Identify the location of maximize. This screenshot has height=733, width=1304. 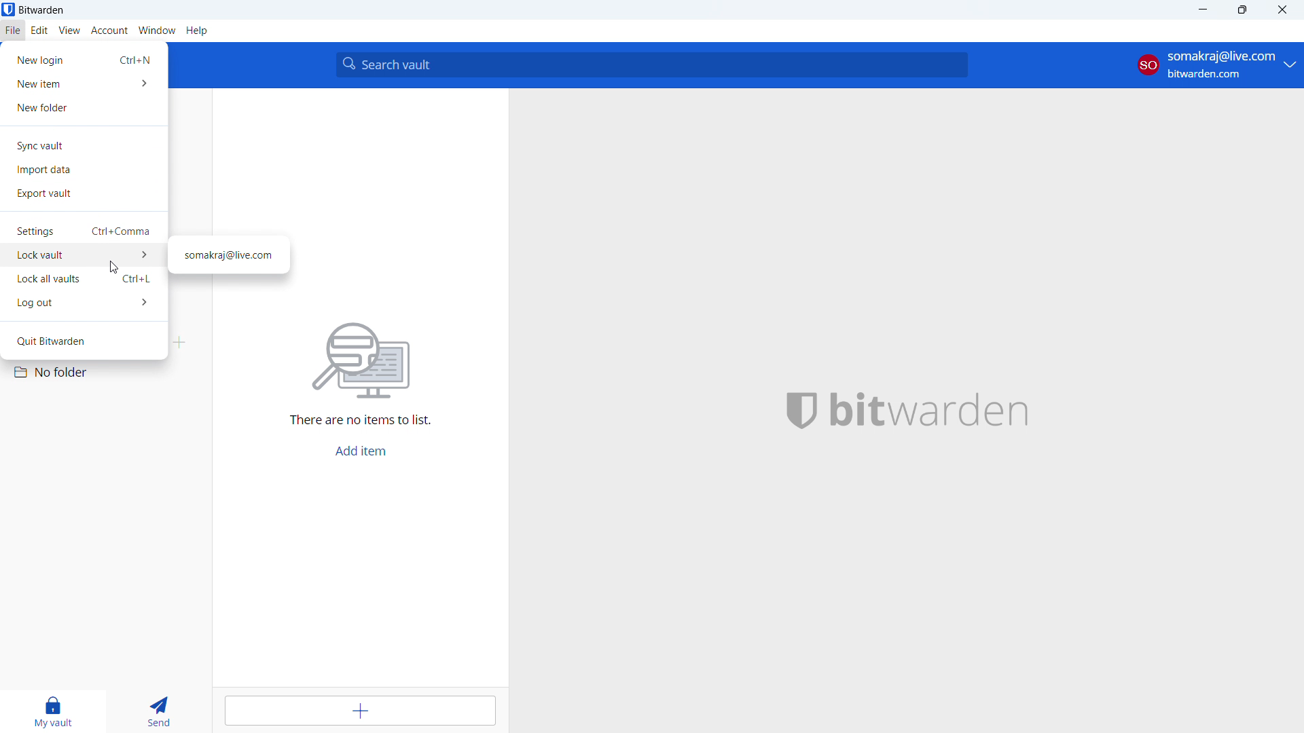
(1244, 10).